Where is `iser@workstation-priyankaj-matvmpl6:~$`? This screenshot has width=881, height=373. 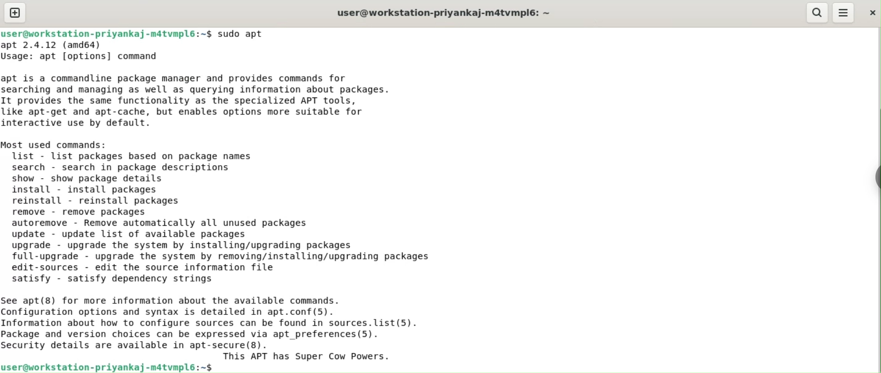
iser@workstation-priyankaj-matvmpl6:~$ is located at coordinates (110, 366).